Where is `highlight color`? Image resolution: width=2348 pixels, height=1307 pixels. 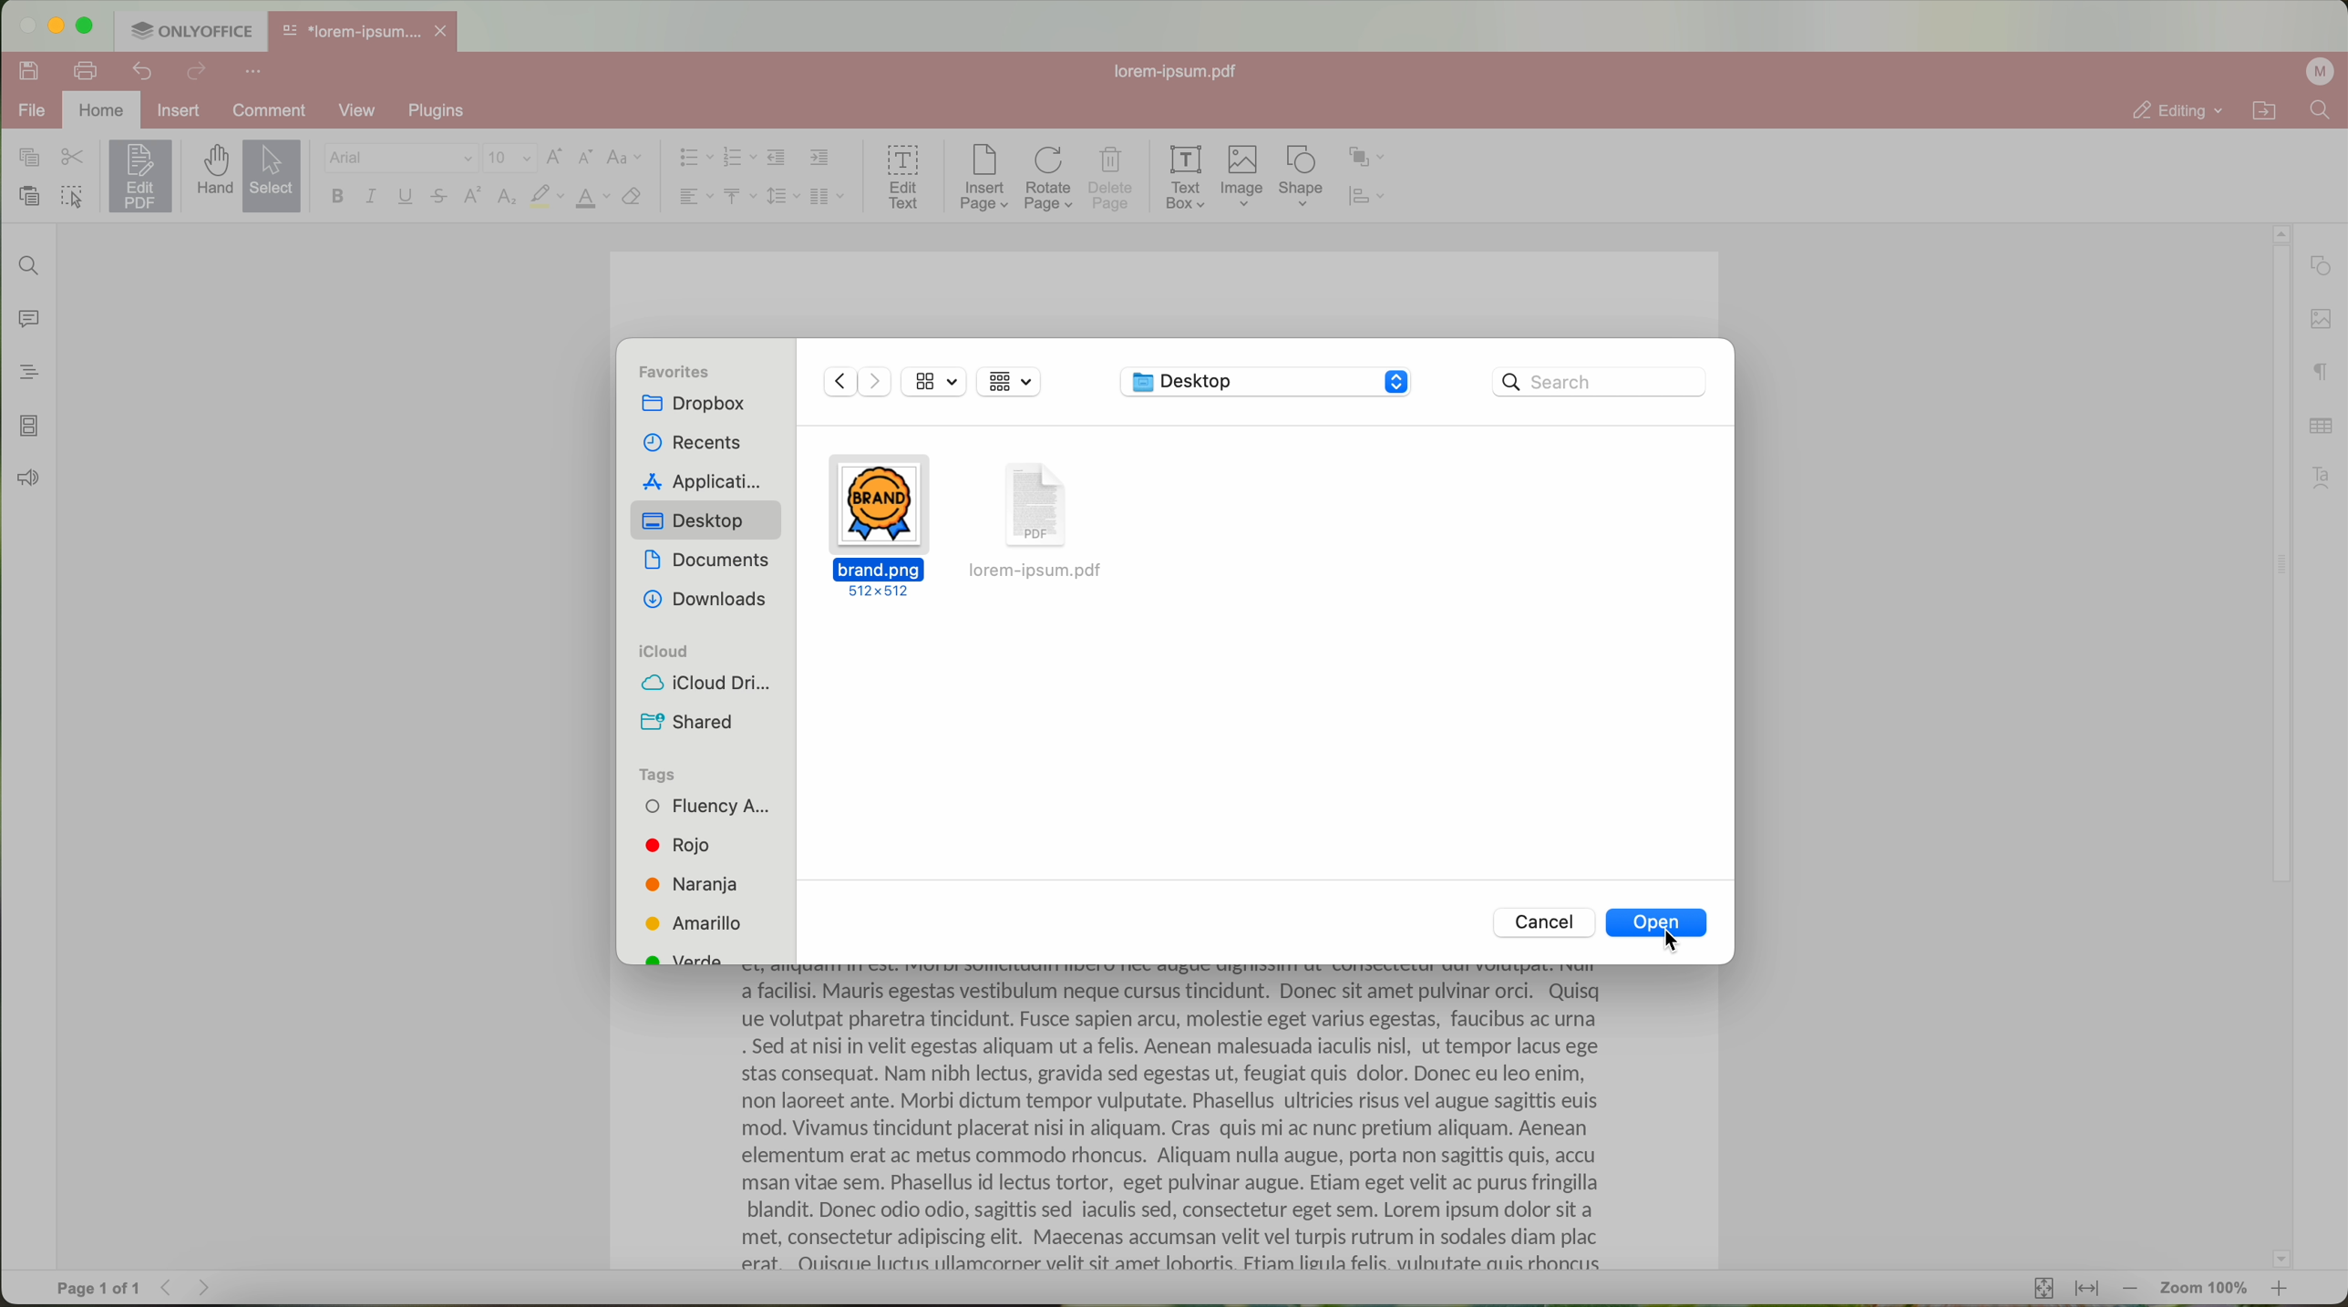
highlight color is located at coordinates (546, 198).